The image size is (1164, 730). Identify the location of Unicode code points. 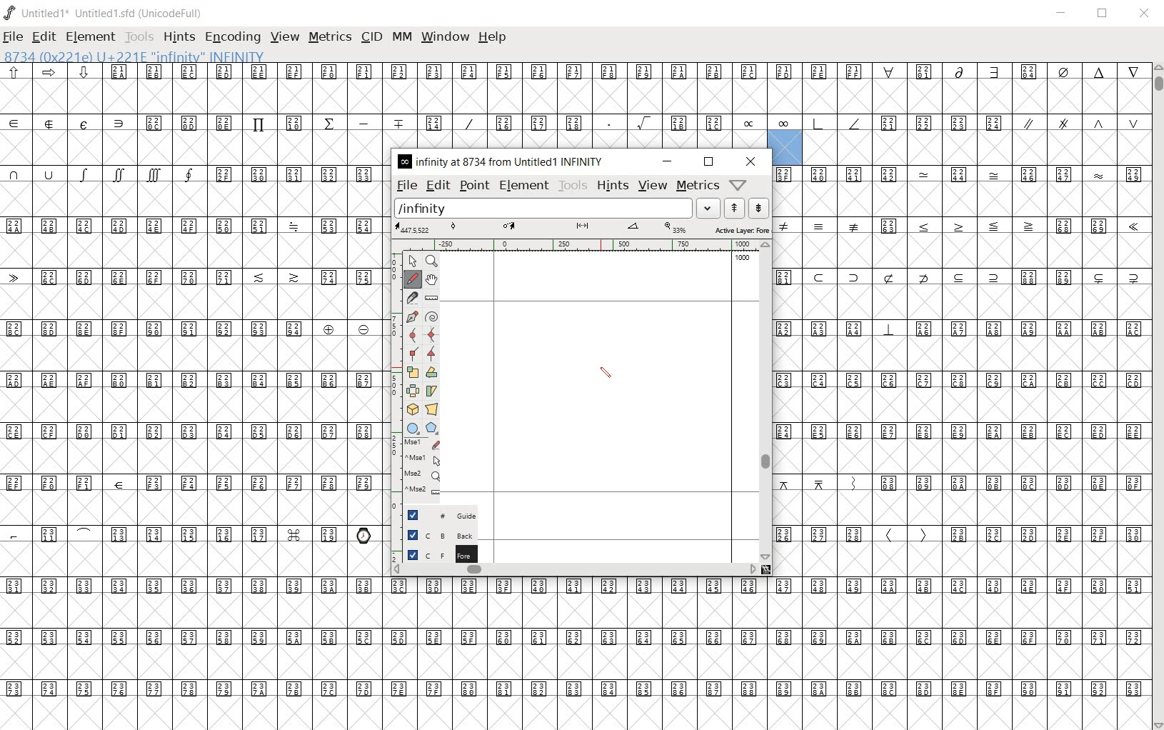
(197, 482).